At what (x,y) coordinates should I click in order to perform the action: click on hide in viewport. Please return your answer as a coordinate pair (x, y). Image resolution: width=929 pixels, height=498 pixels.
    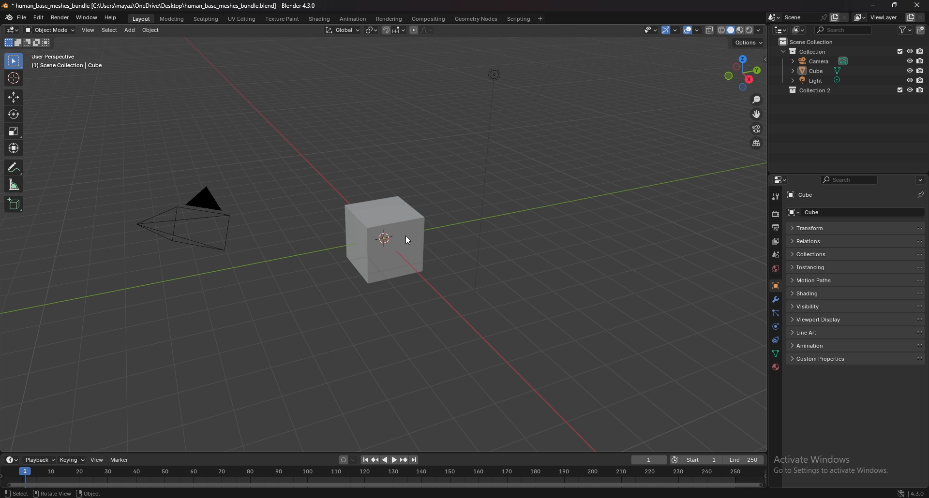
    Looking at the image, I should click on (909, 51).